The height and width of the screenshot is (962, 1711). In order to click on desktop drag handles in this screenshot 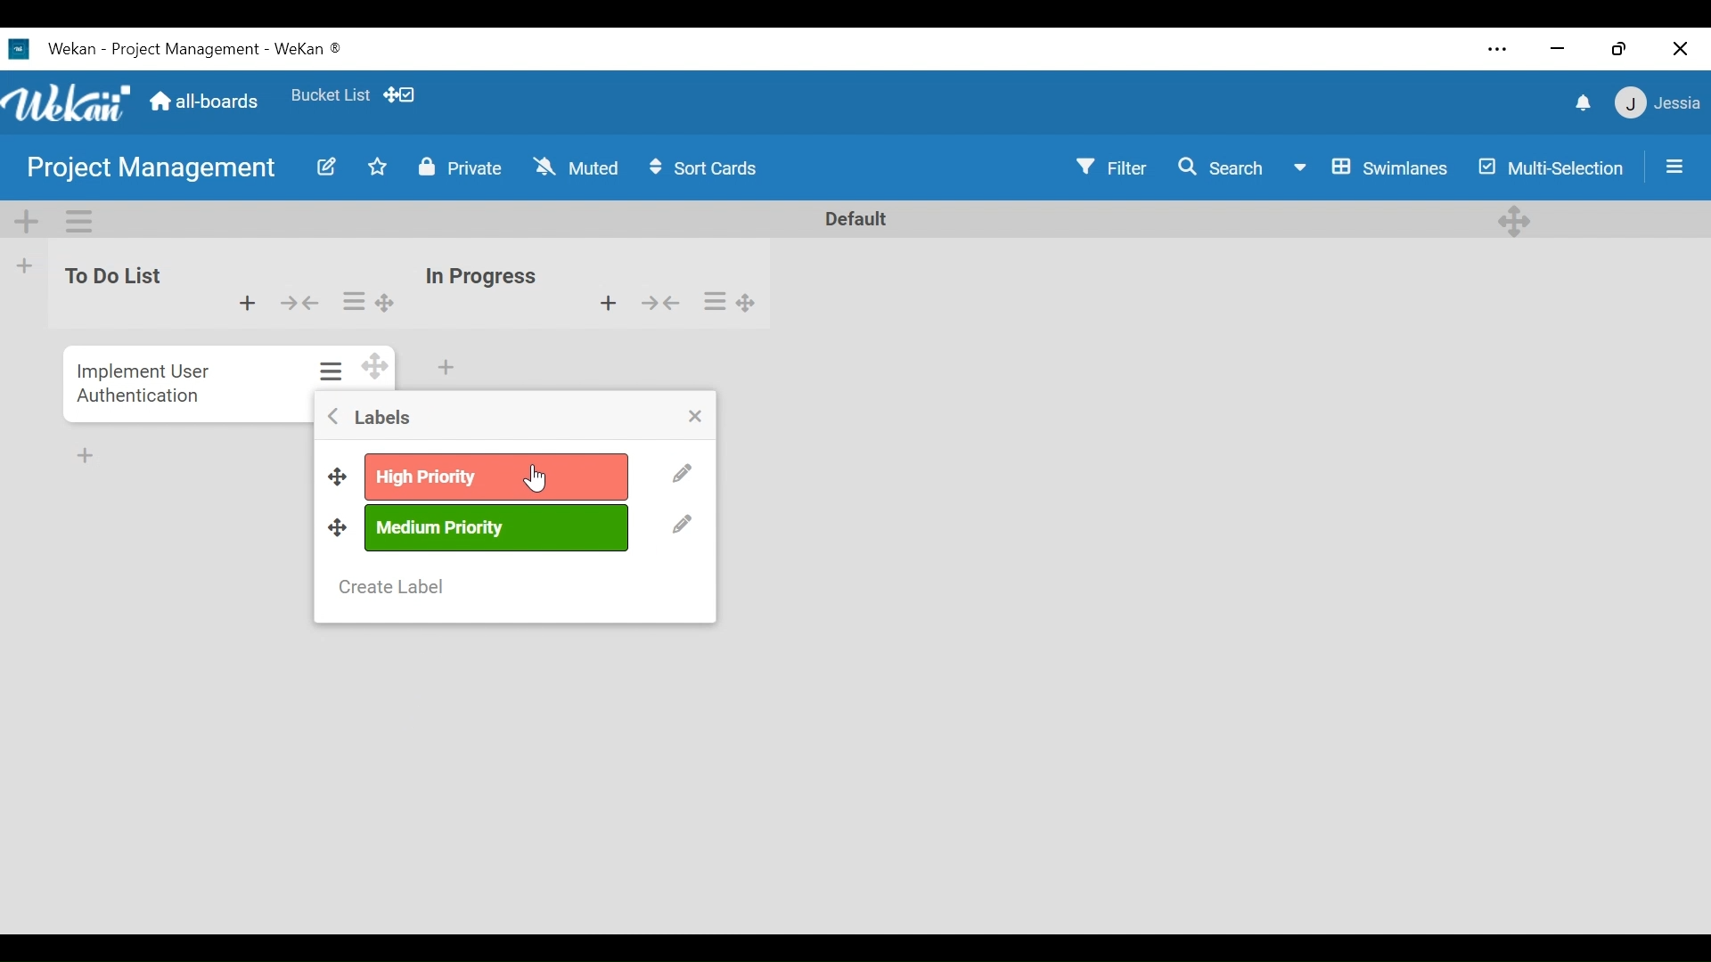, I will do `click(749, 302)`.